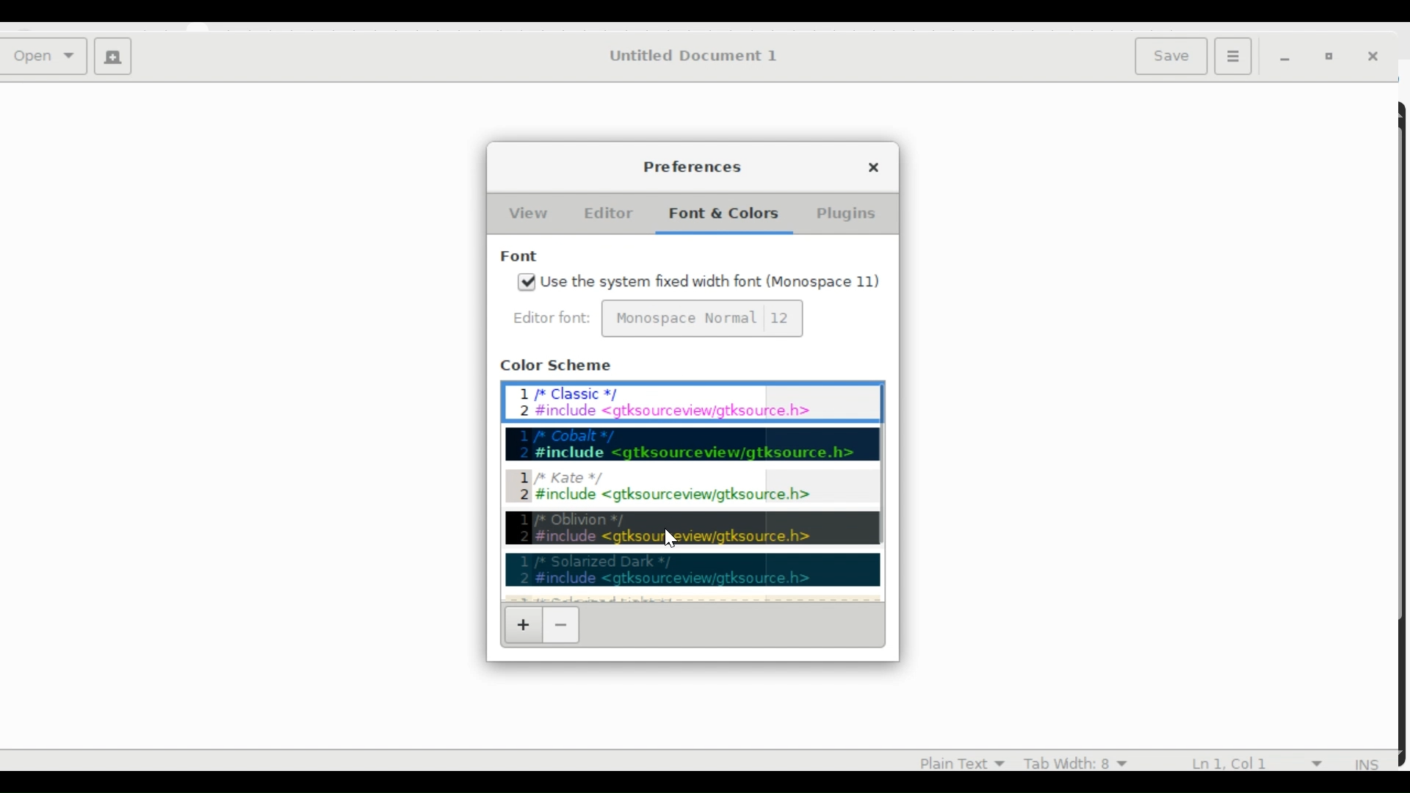 Image resolution: width=1410 pixels, height=793 pixels. I want to click on line and column numbers, so click(1261, 761).